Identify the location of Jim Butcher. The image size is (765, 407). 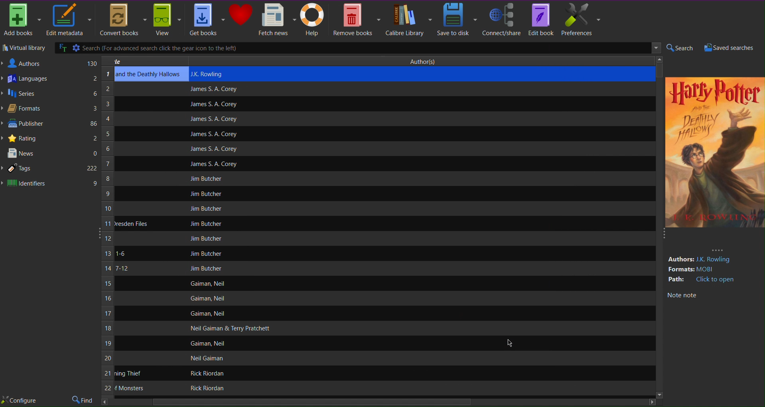
(206, 238).